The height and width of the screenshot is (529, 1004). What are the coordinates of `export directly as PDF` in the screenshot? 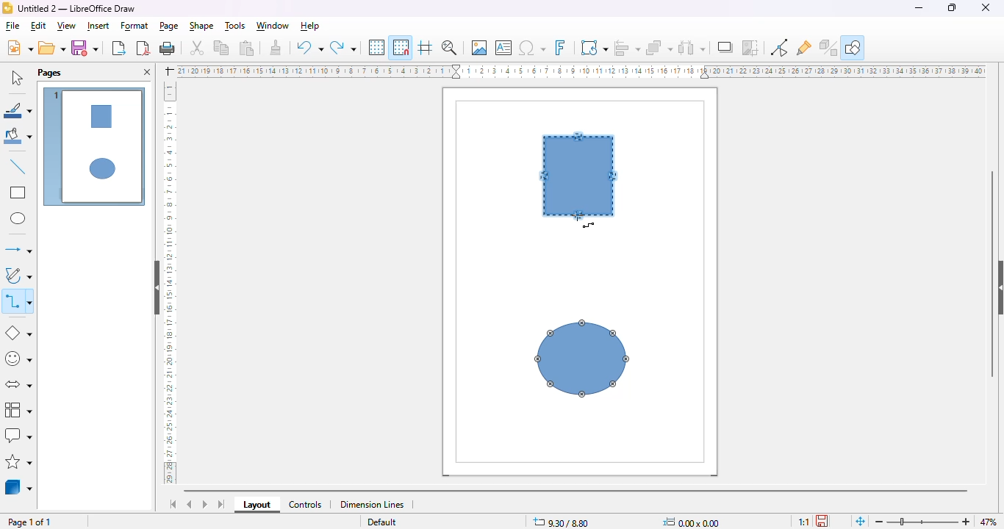 It's located at (144, 48).